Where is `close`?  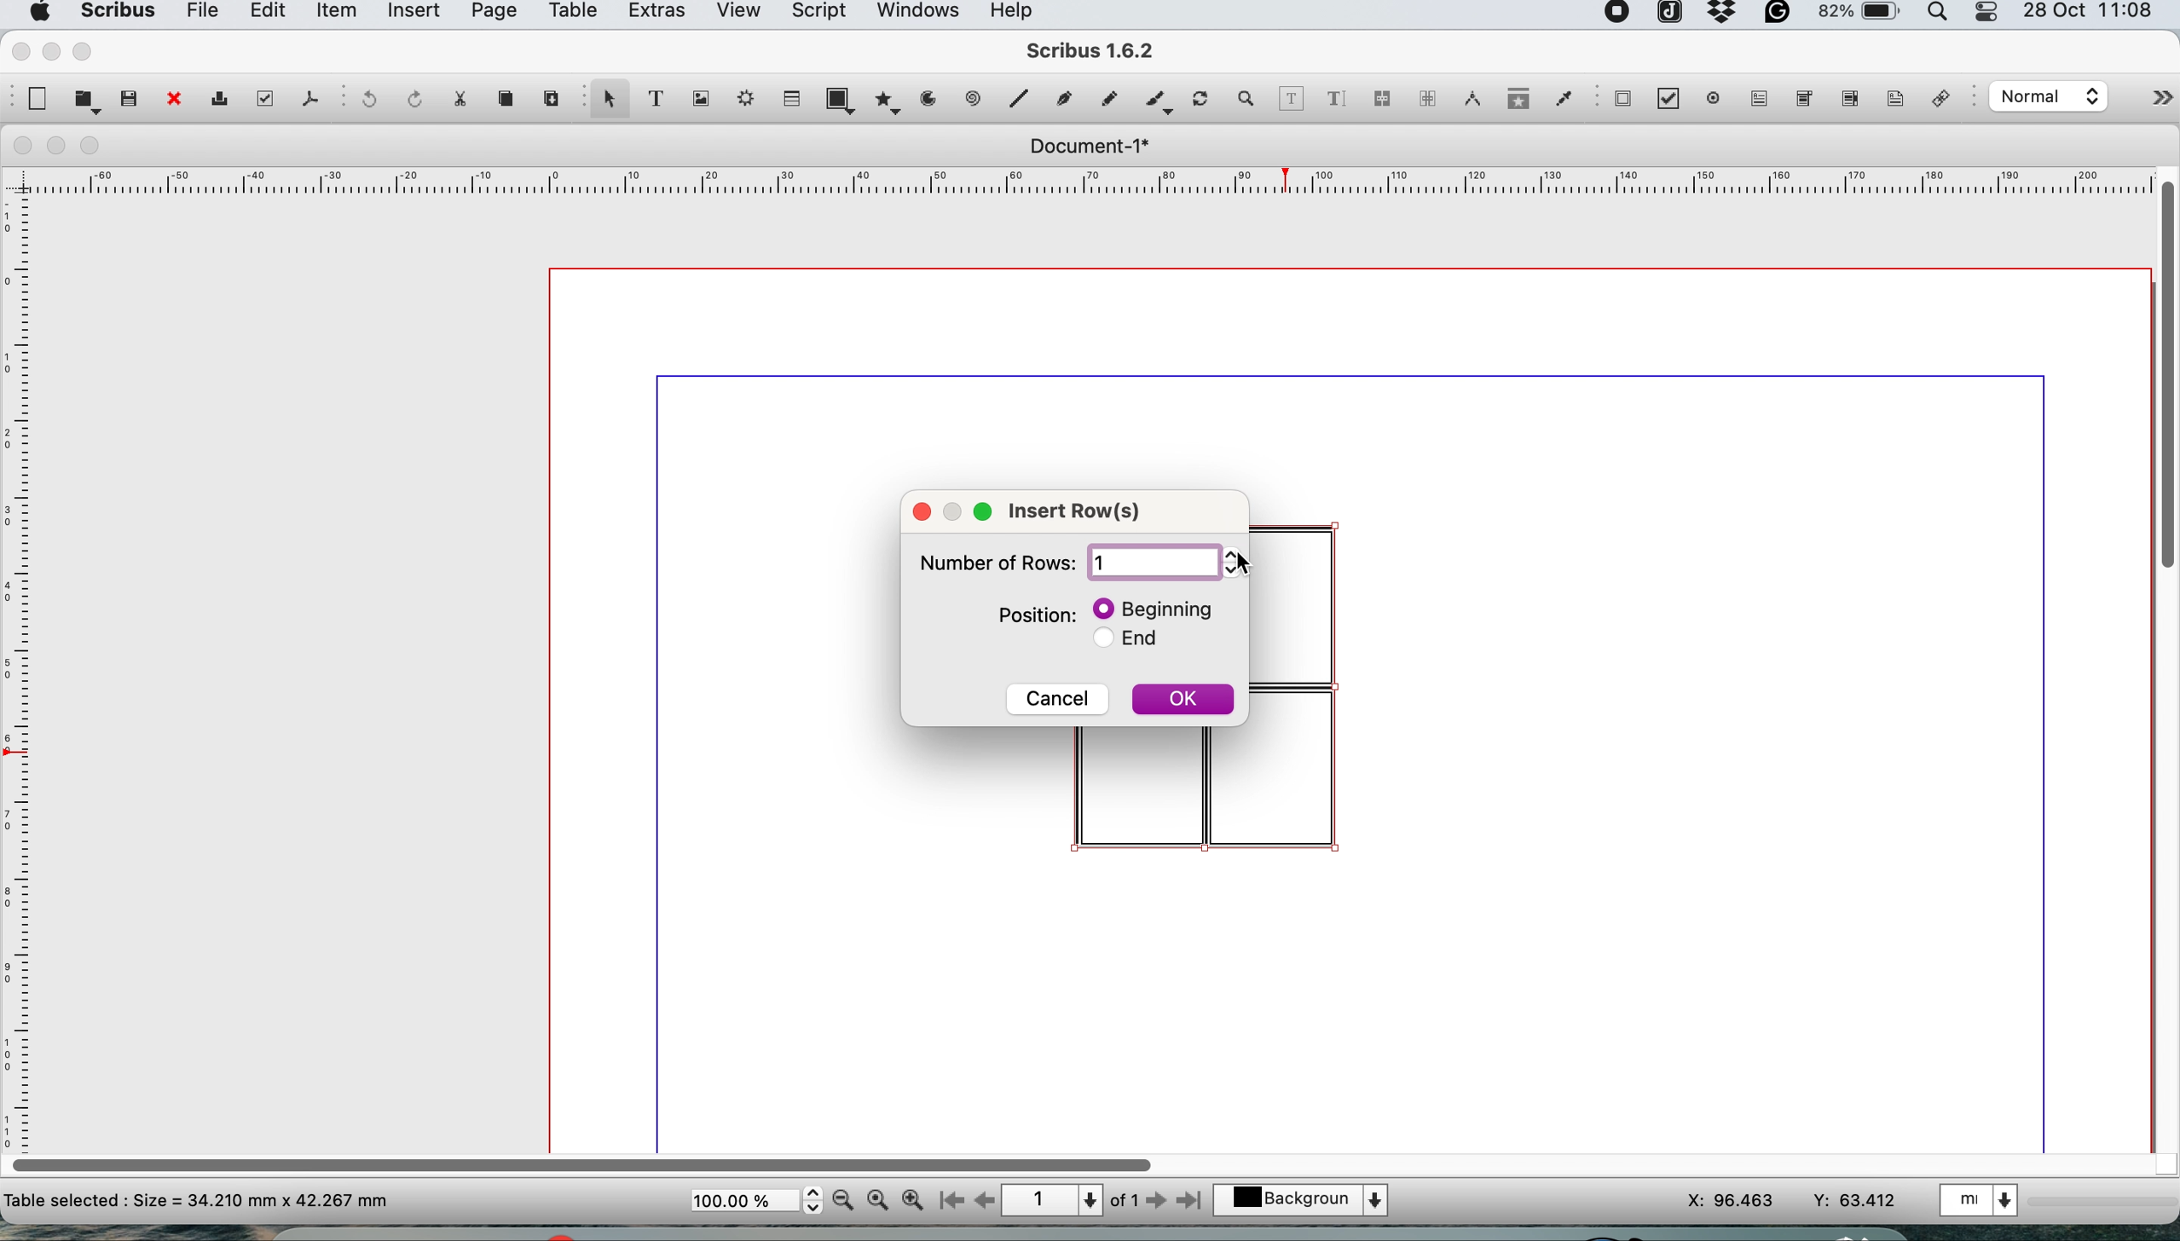
close is located at coordinates (19, 146).